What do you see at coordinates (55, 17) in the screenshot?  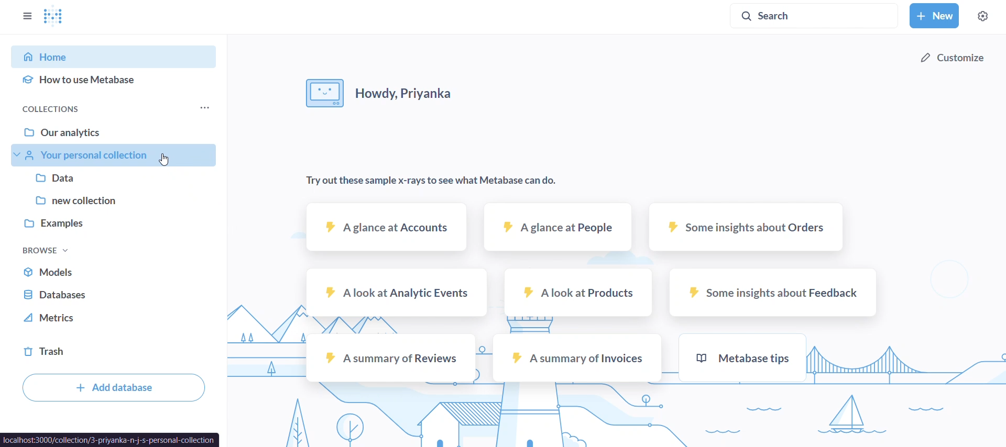 I see `logo` at bounding box center [55, 17].